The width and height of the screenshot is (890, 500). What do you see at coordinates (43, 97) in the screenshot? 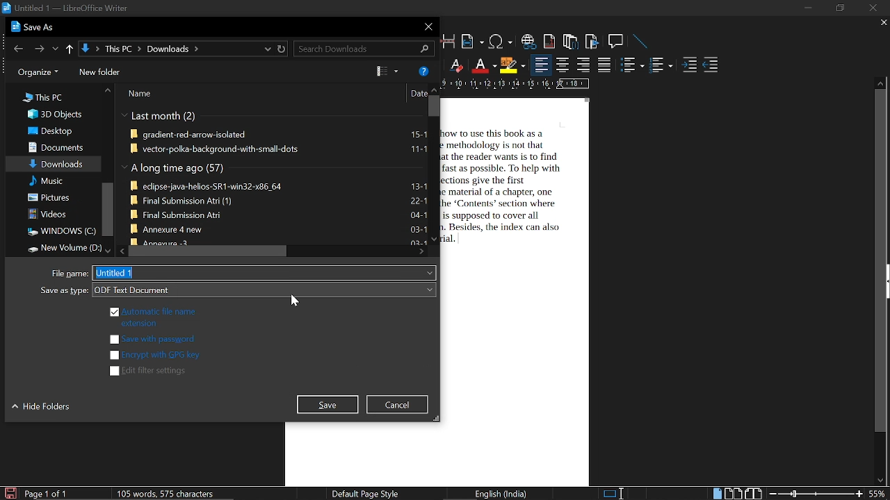
I see `This PC` at bounding box center [43, 97].